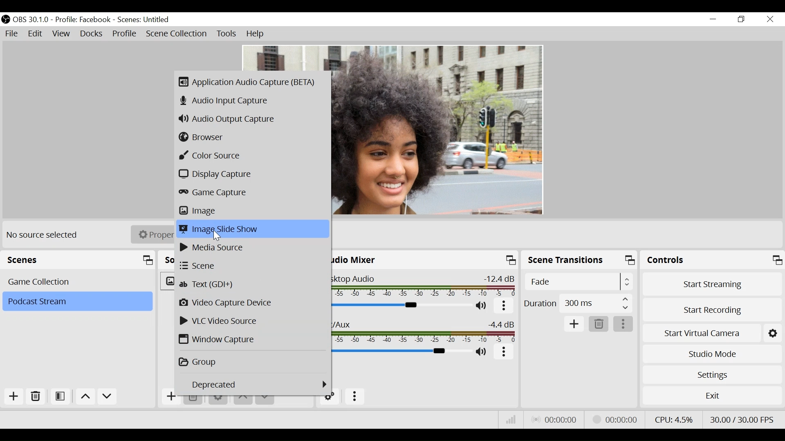  Describe the element at coordinates (77, 302) in the screenshot. I see `Scene ` at that location.